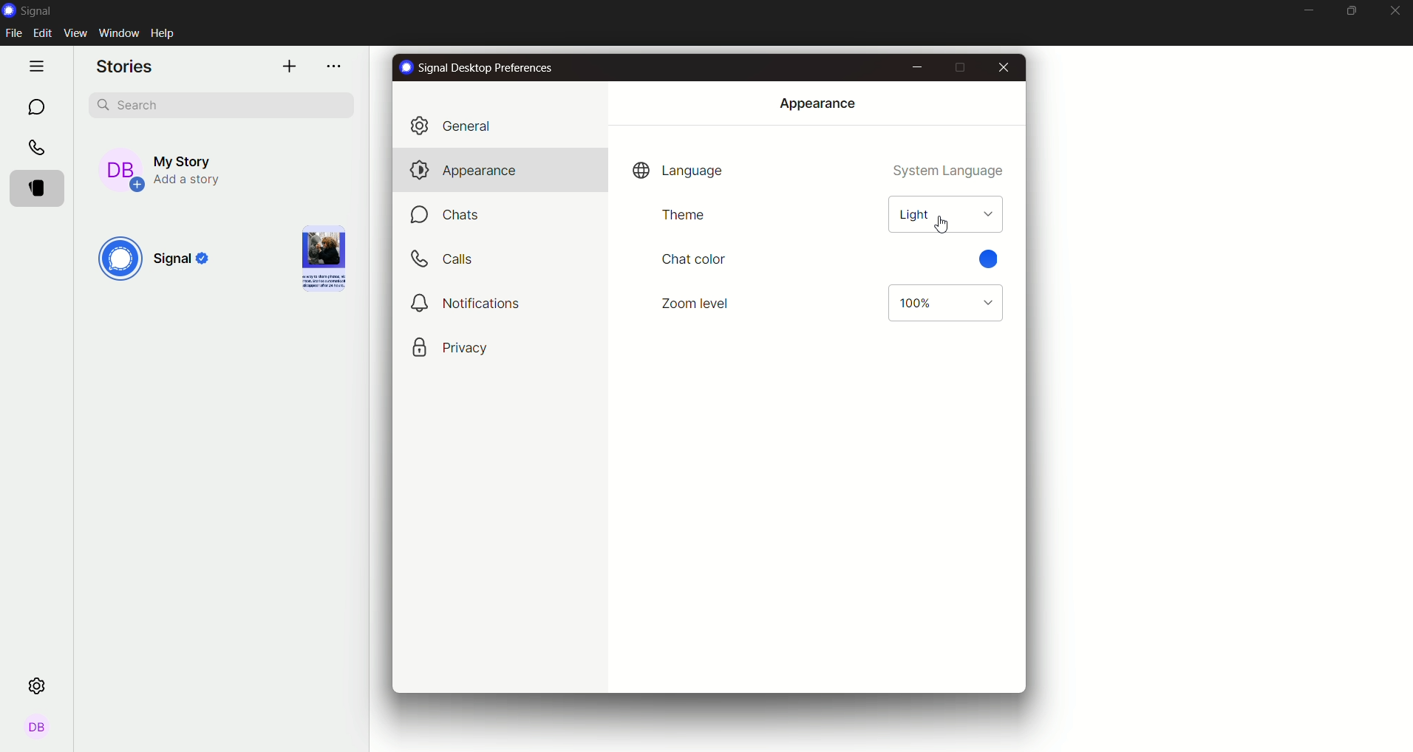 This screenshot has height=752, width=1413. What do you see at coordinates (1307, 11) in the screenshot?
I see `minimize` at bounding box center [1307, 11].